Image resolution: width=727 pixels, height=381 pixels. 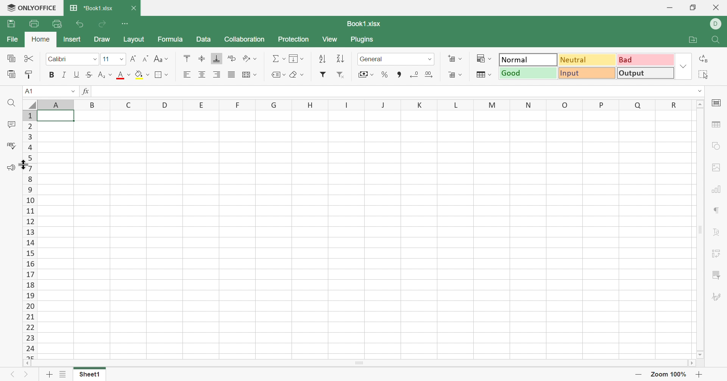 What do you see at coordinates (419, 76) in the screenshot?
I see `Decrease decimal` at bounding box center [419, 76].